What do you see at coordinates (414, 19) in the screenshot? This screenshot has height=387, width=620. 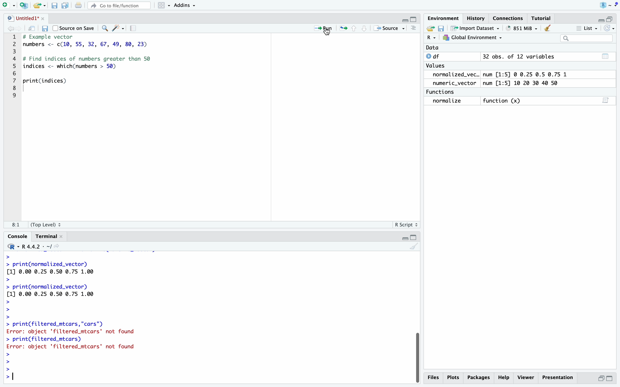 I see `MAXIMISE` at bounding box center [414, 19].